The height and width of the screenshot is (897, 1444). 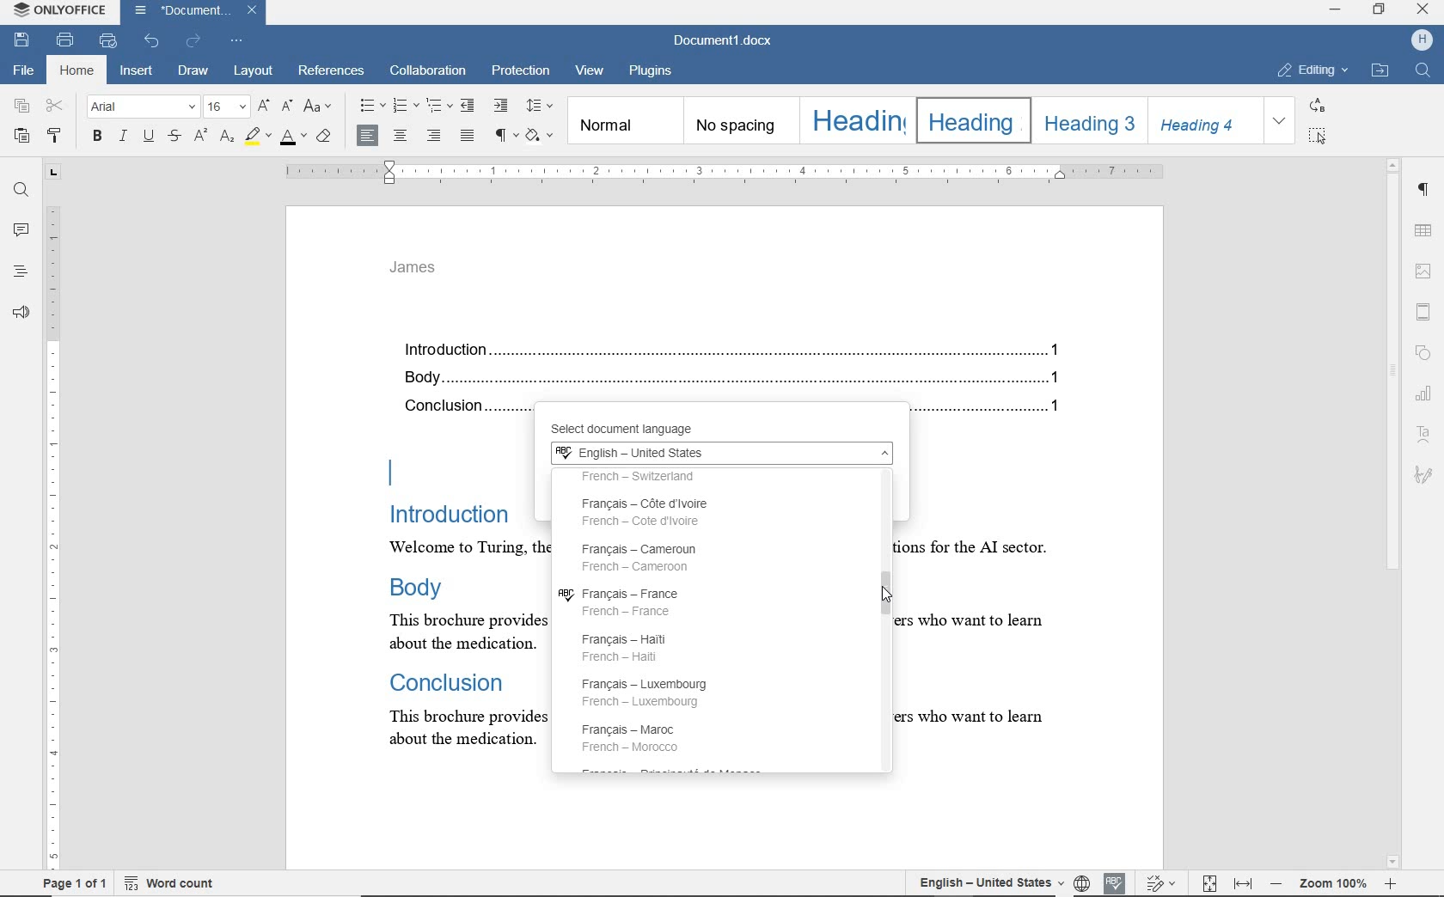 What do you see at coordinates (254, 72) in the screenshot?
I see `layout` at bounding box center [254, 72].